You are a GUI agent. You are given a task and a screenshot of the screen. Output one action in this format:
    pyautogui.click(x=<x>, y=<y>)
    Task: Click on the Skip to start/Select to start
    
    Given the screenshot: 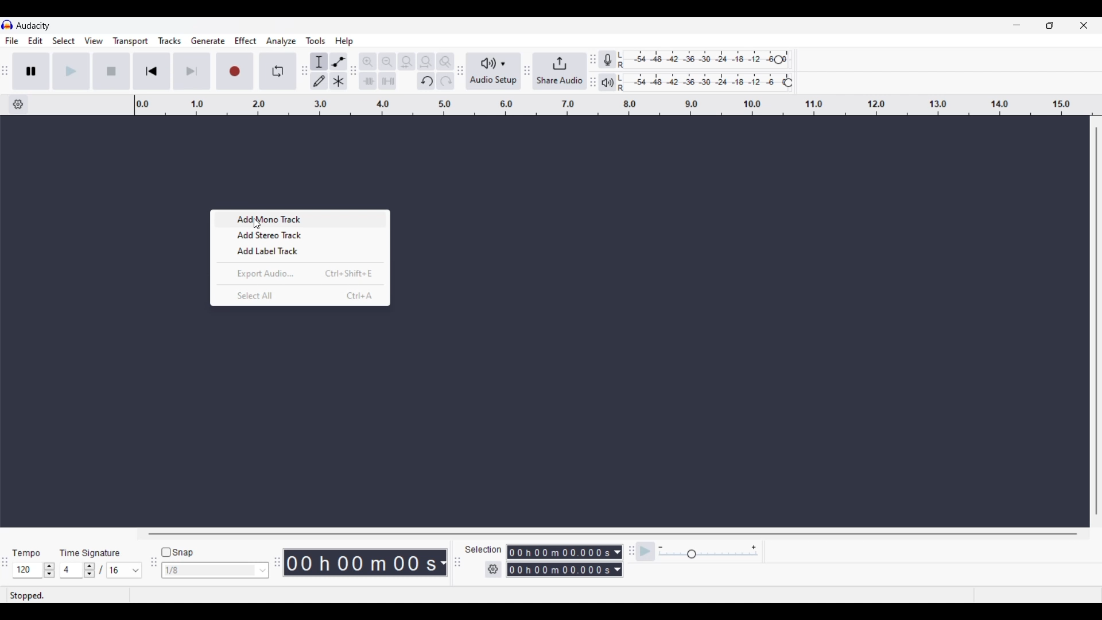 What is the action you would take?
    pyautogui.click(x=152, y=71)
    